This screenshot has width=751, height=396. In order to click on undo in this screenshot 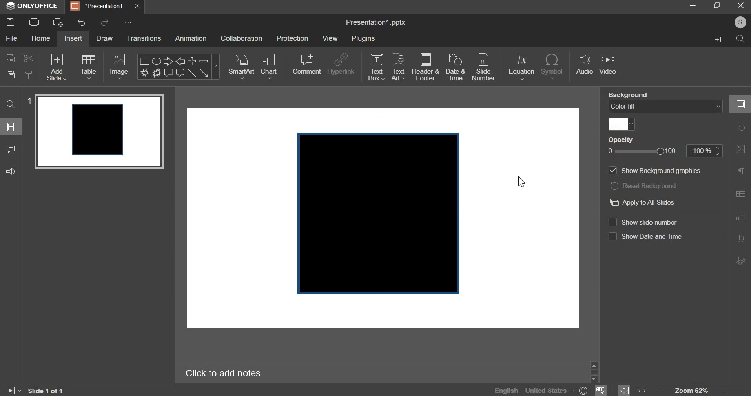, I will do `click(81, 23)`.